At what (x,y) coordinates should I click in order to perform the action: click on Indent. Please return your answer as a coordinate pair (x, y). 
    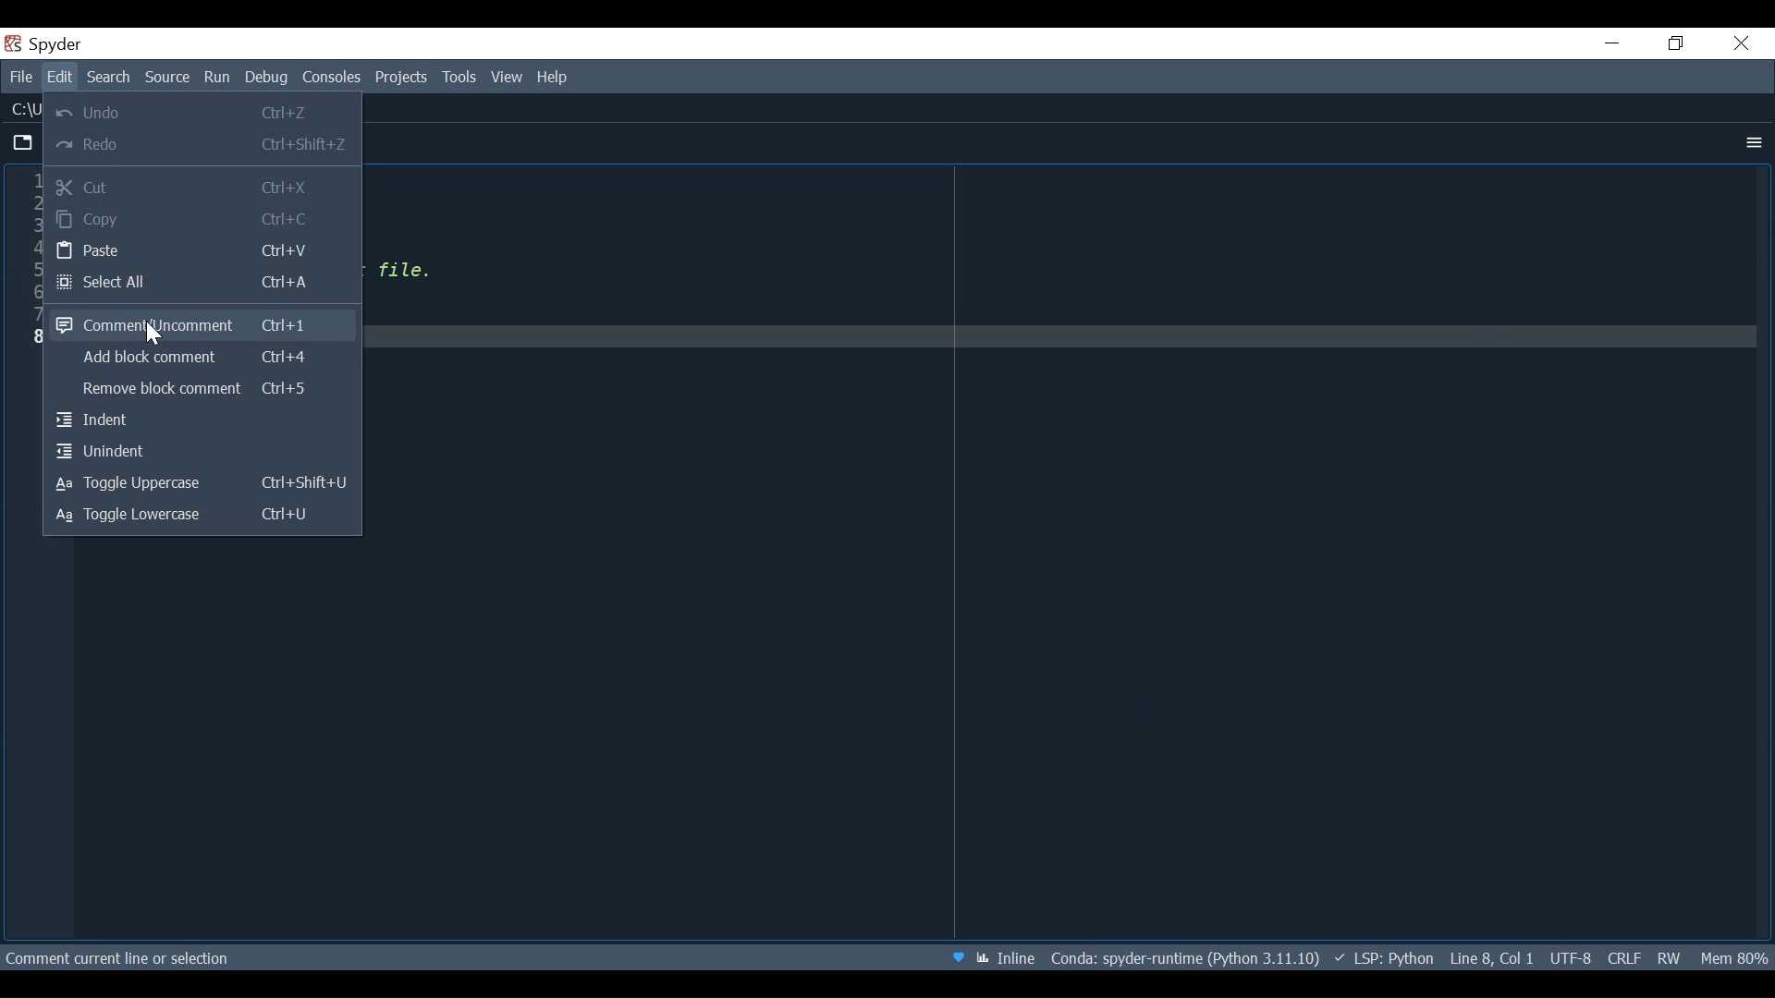
    Looking at the image, I should click on (201, 422).